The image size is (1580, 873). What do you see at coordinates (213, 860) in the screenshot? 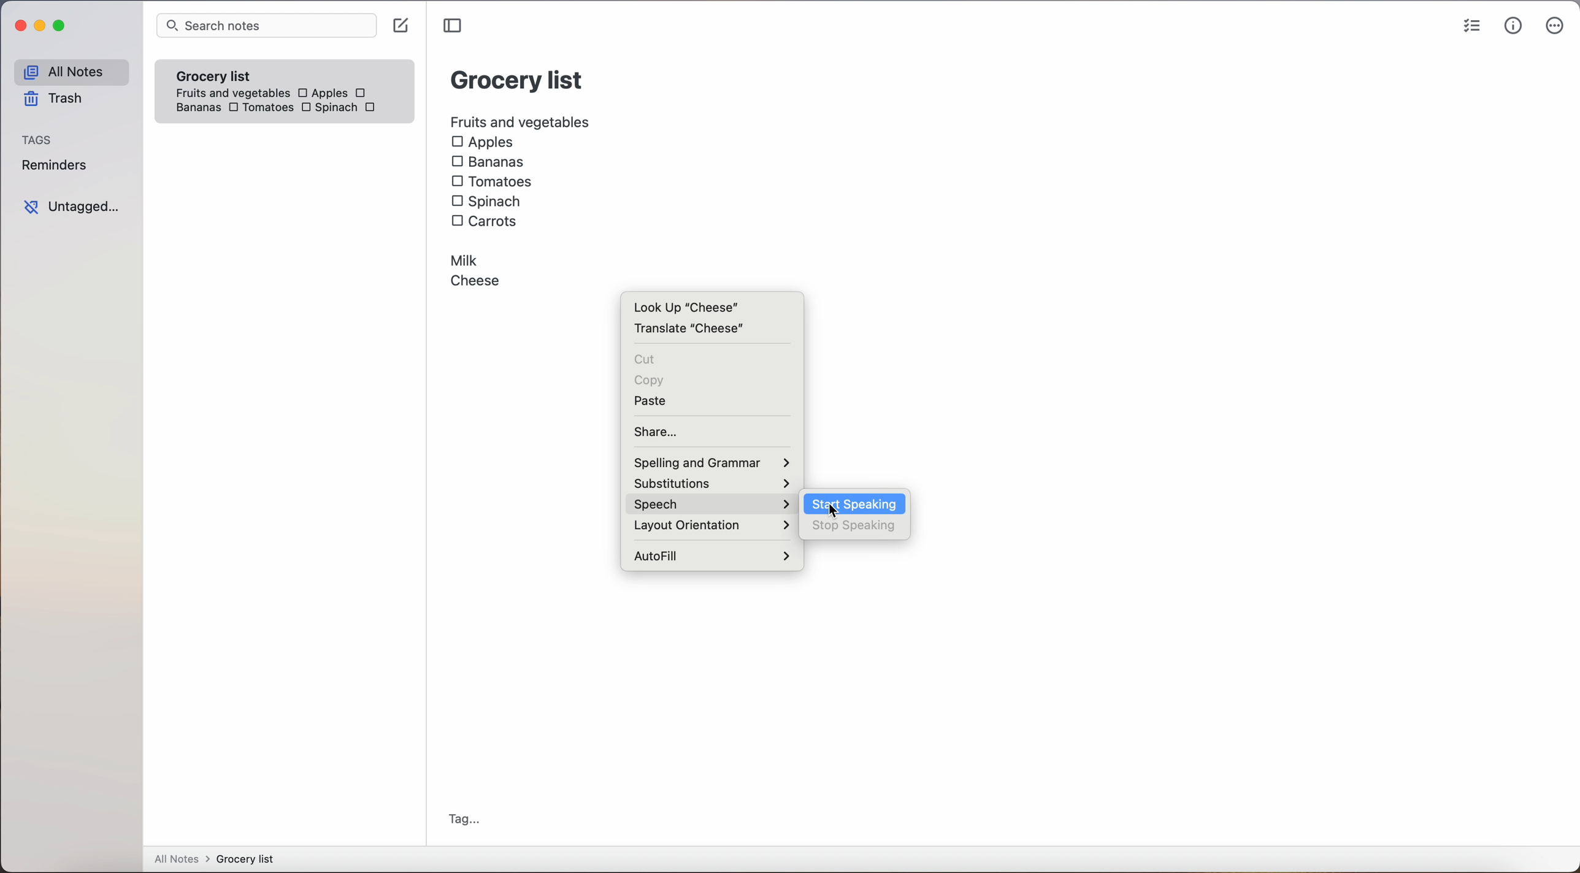
I see `all notes` at bounding box center [213, 860].